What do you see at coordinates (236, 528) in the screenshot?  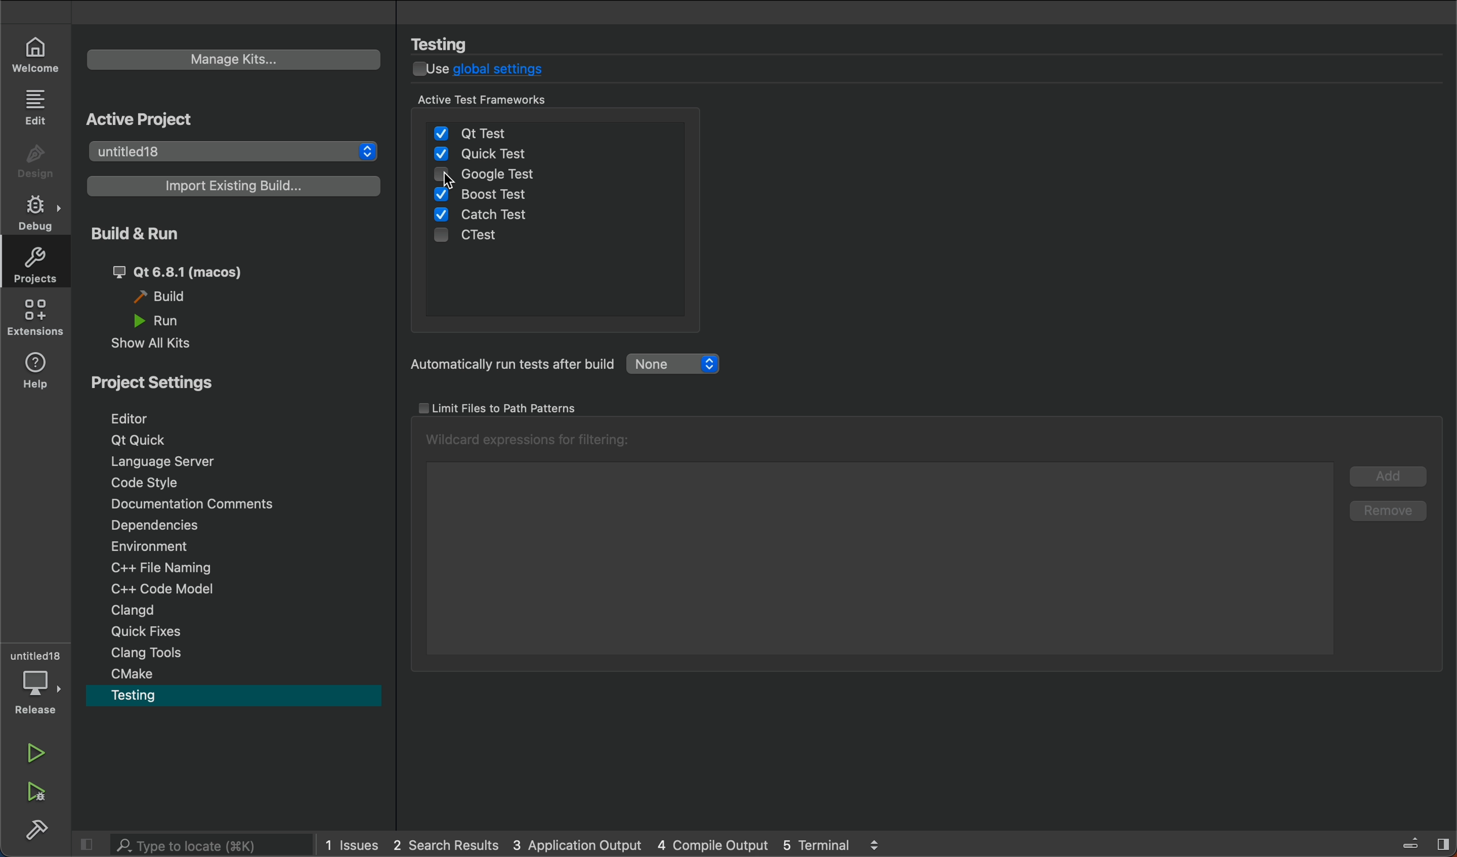 I see `dependencies` at bounding box center [236, 528].